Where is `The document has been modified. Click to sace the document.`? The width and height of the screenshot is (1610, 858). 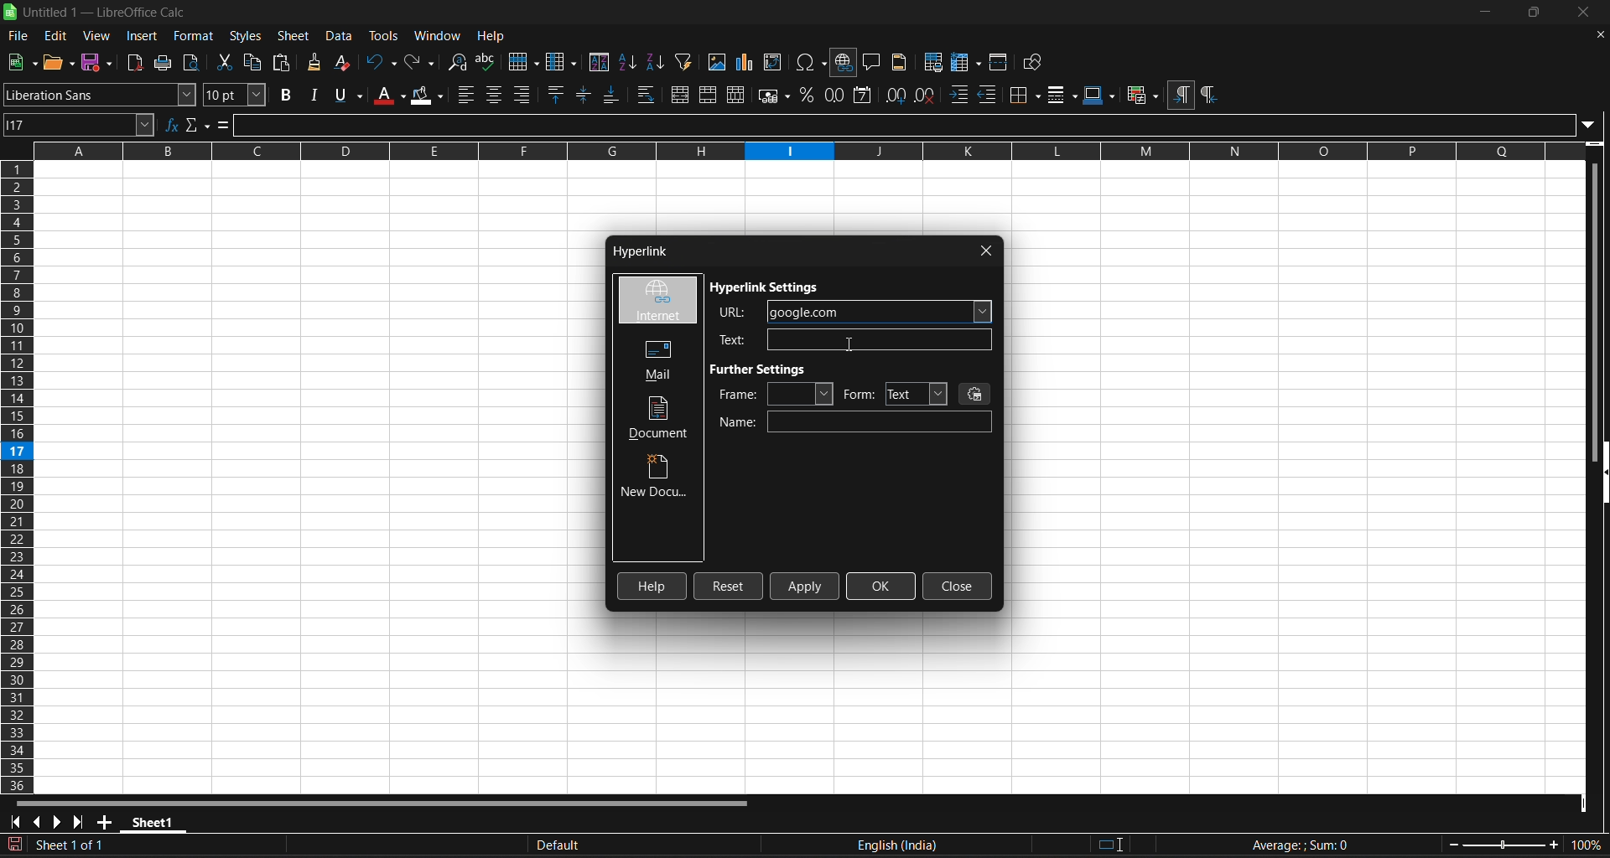
The document has been modified. Click to sace the document. is located at coordinates (266, 846).